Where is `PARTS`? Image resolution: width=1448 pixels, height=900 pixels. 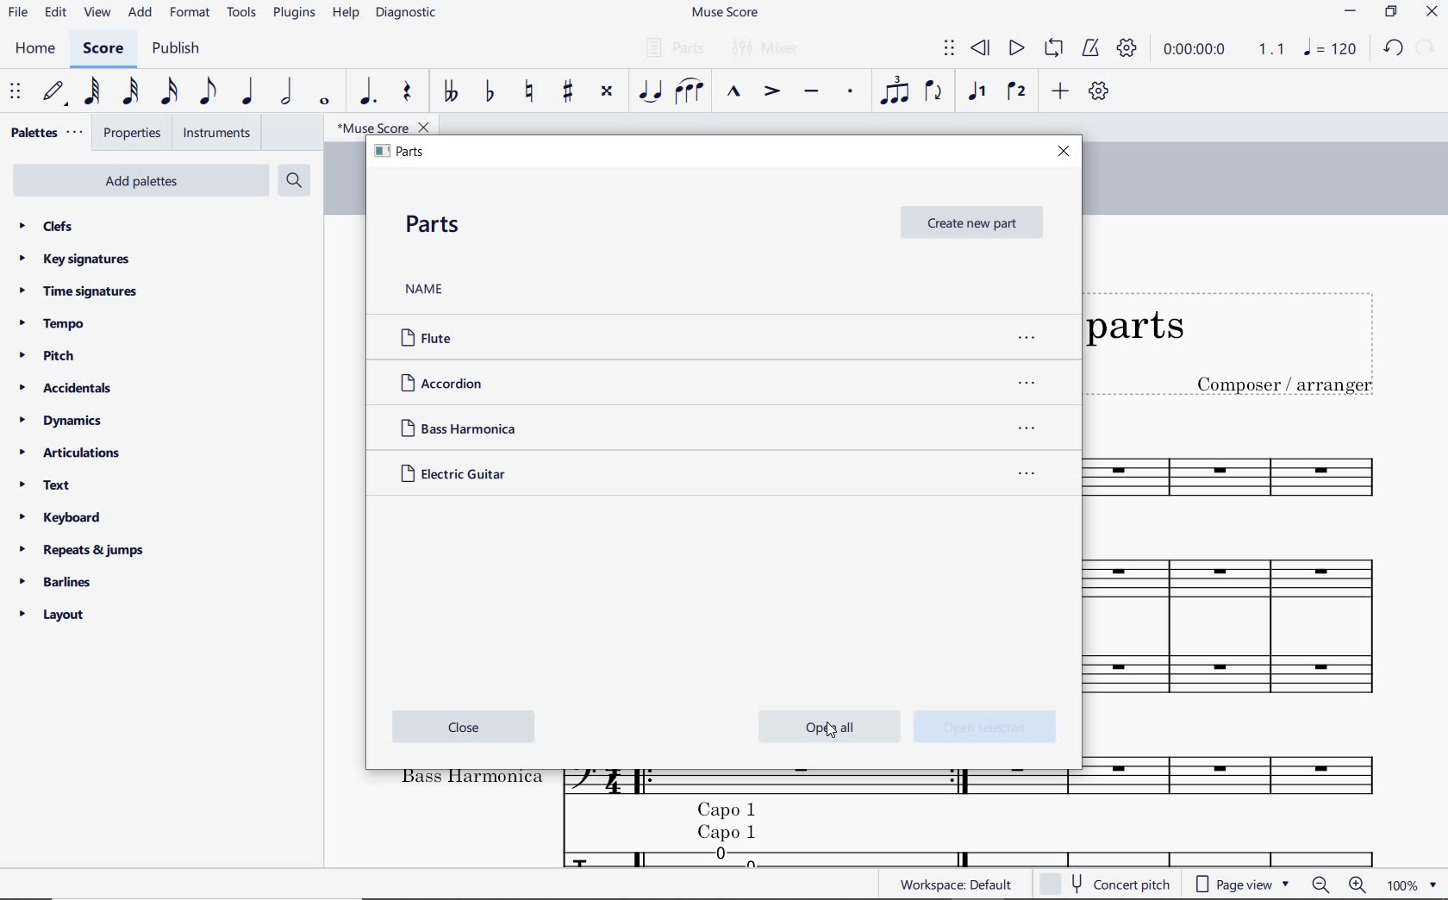
PARTS is located at coordinates (405, 154).